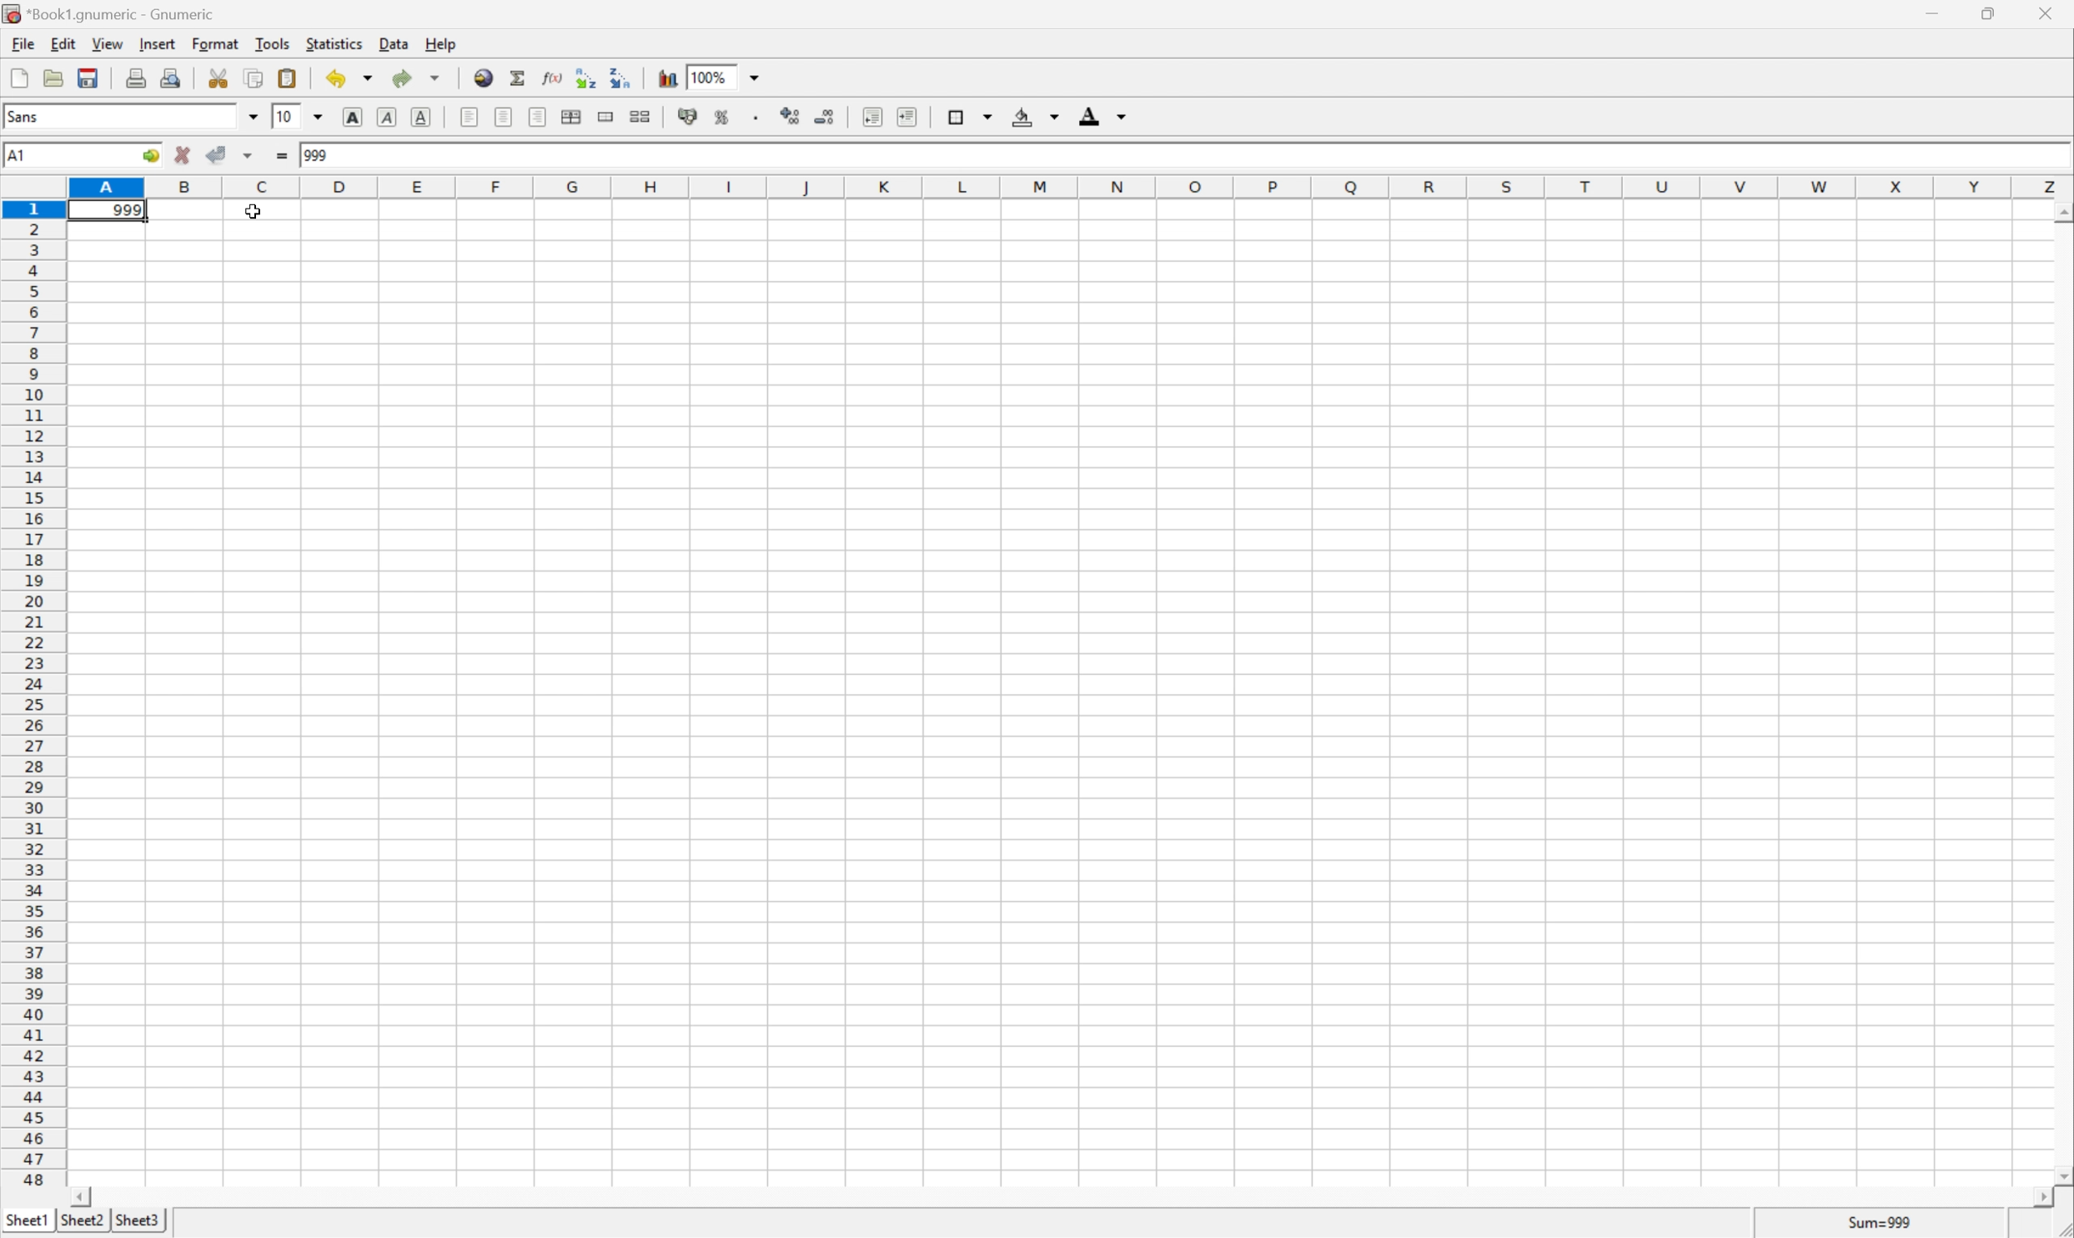 This screenshot has width=2074, height=1238. Describe the element at coordinates (1212, 157) in the screenshot. I see `Formula bar` at that location.